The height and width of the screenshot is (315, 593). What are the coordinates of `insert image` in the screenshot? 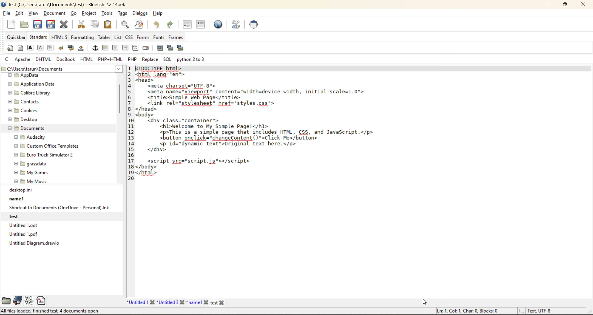 It's located at (161, 48).